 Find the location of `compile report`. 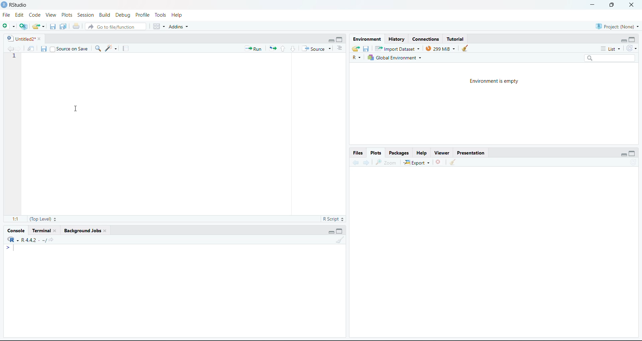

compile report is located at coordinates (125, 48).